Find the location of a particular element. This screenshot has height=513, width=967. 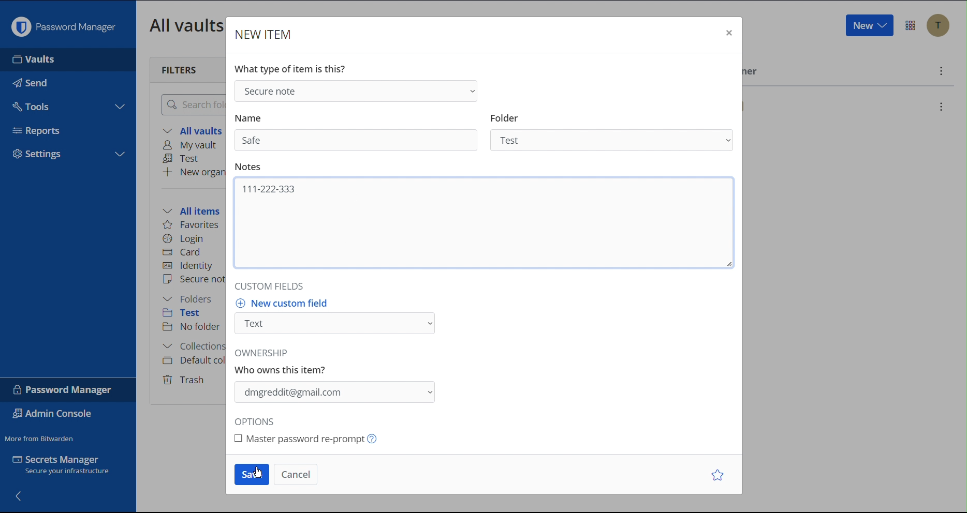

Secrets Manager is located at coordinates (67, 467).